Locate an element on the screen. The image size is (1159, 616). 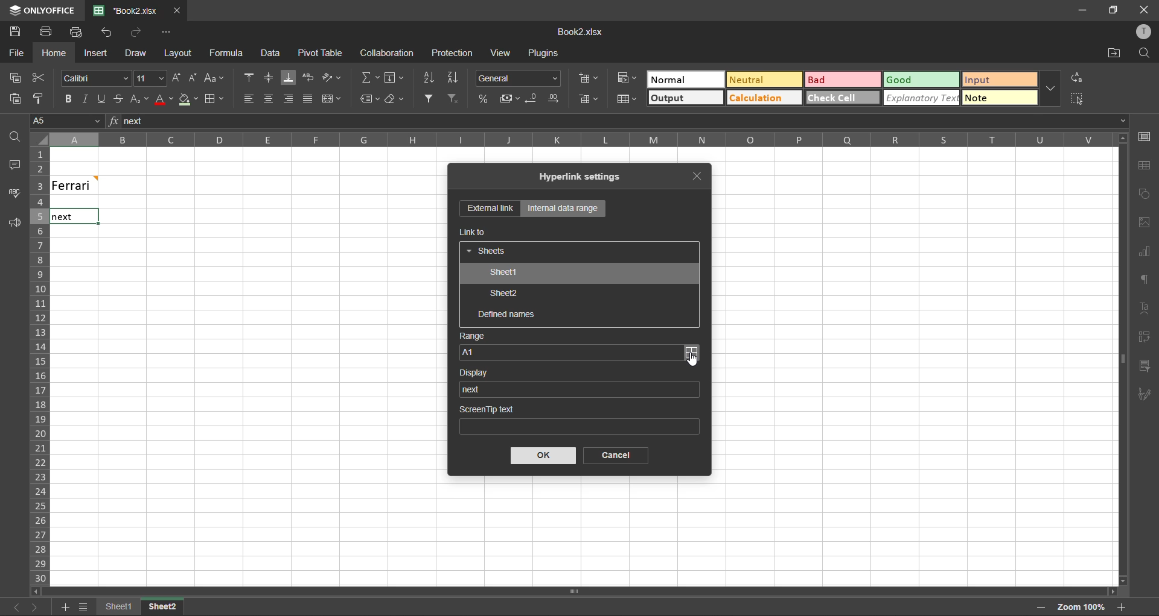
view is located at coordinates (500, 52).